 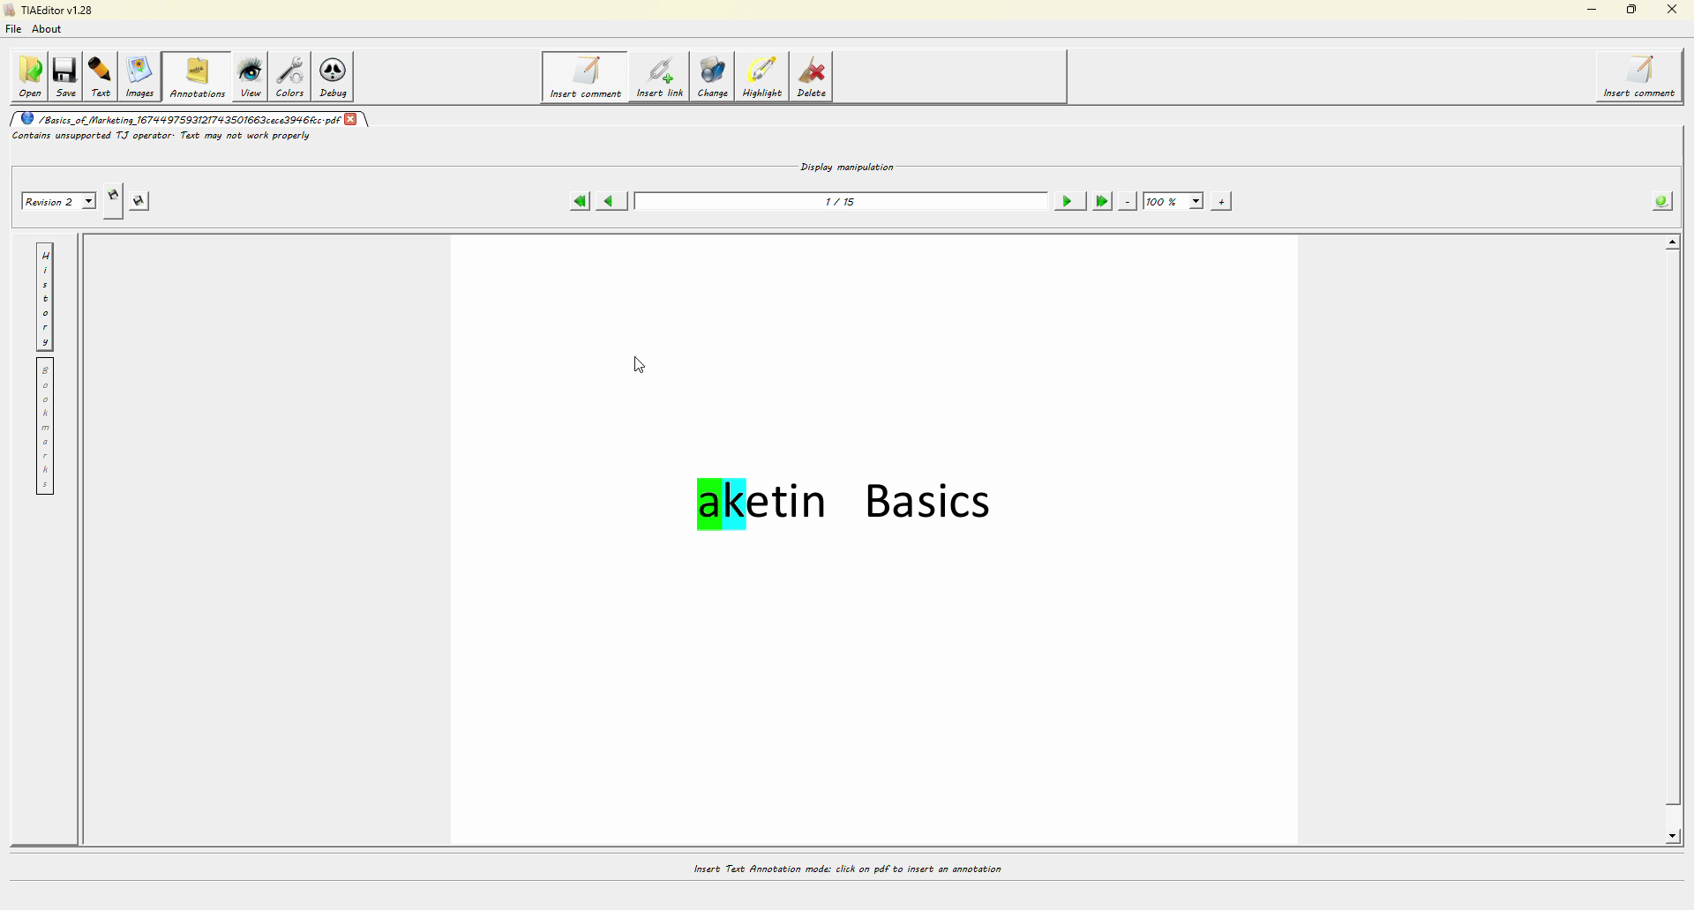 What do you see at coordinates (177, 118) in the screenshot?
I see `/Basics of Marketing 167999759312T793501663cece3996c.pdf` at bounding box center [177, 118].